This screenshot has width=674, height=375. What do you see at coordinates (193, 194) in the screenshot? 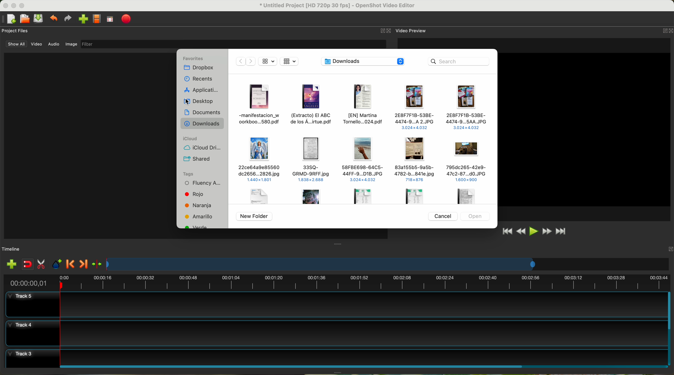
I see `red tag` at bounding box center [193, 194].